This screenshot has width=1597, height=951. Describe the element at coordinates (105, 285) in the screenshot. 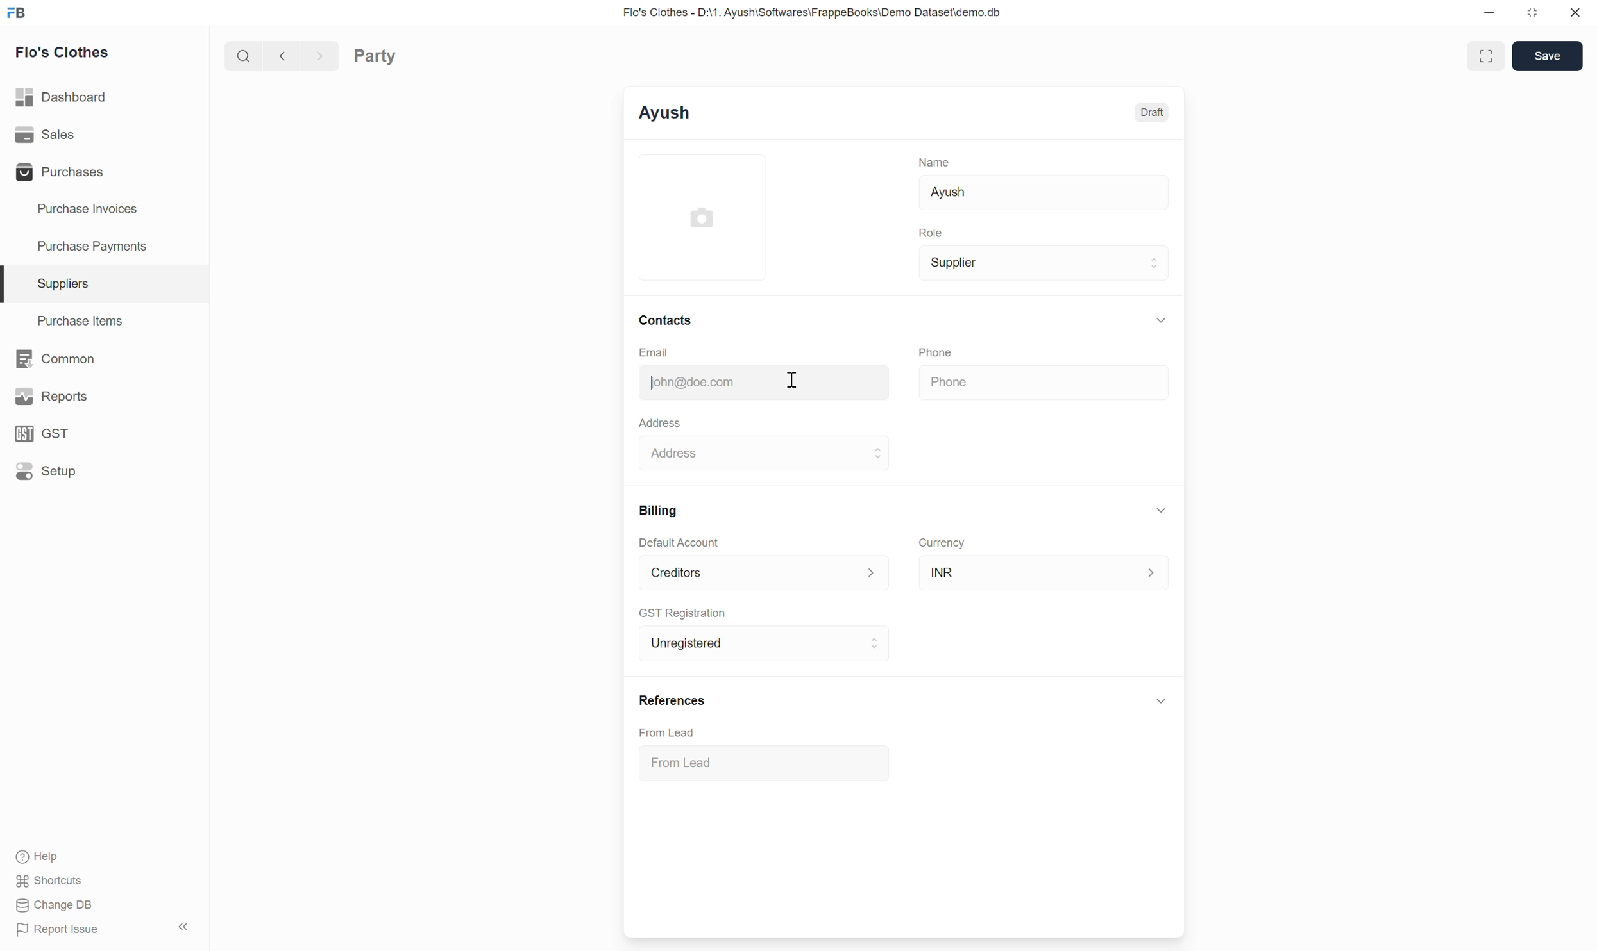

I see `Suppliers` at that location.